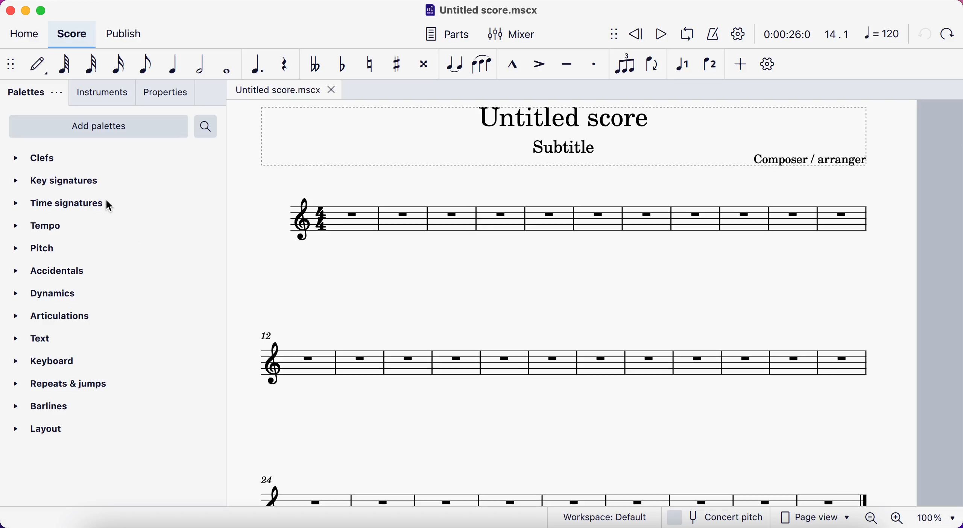 The image size is (963, 528). What do you see at coordinates (880, 34) in the screenshot?
I see `120` at bounding box center [880, 34].